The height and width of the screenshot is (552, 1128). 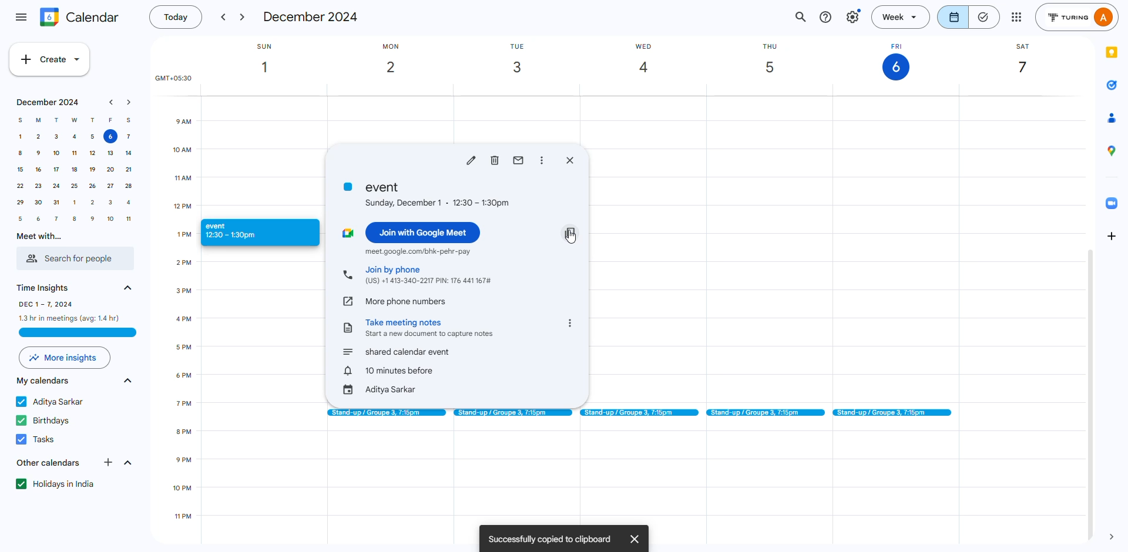 I want to click on copied, so click(x=550, y=538).